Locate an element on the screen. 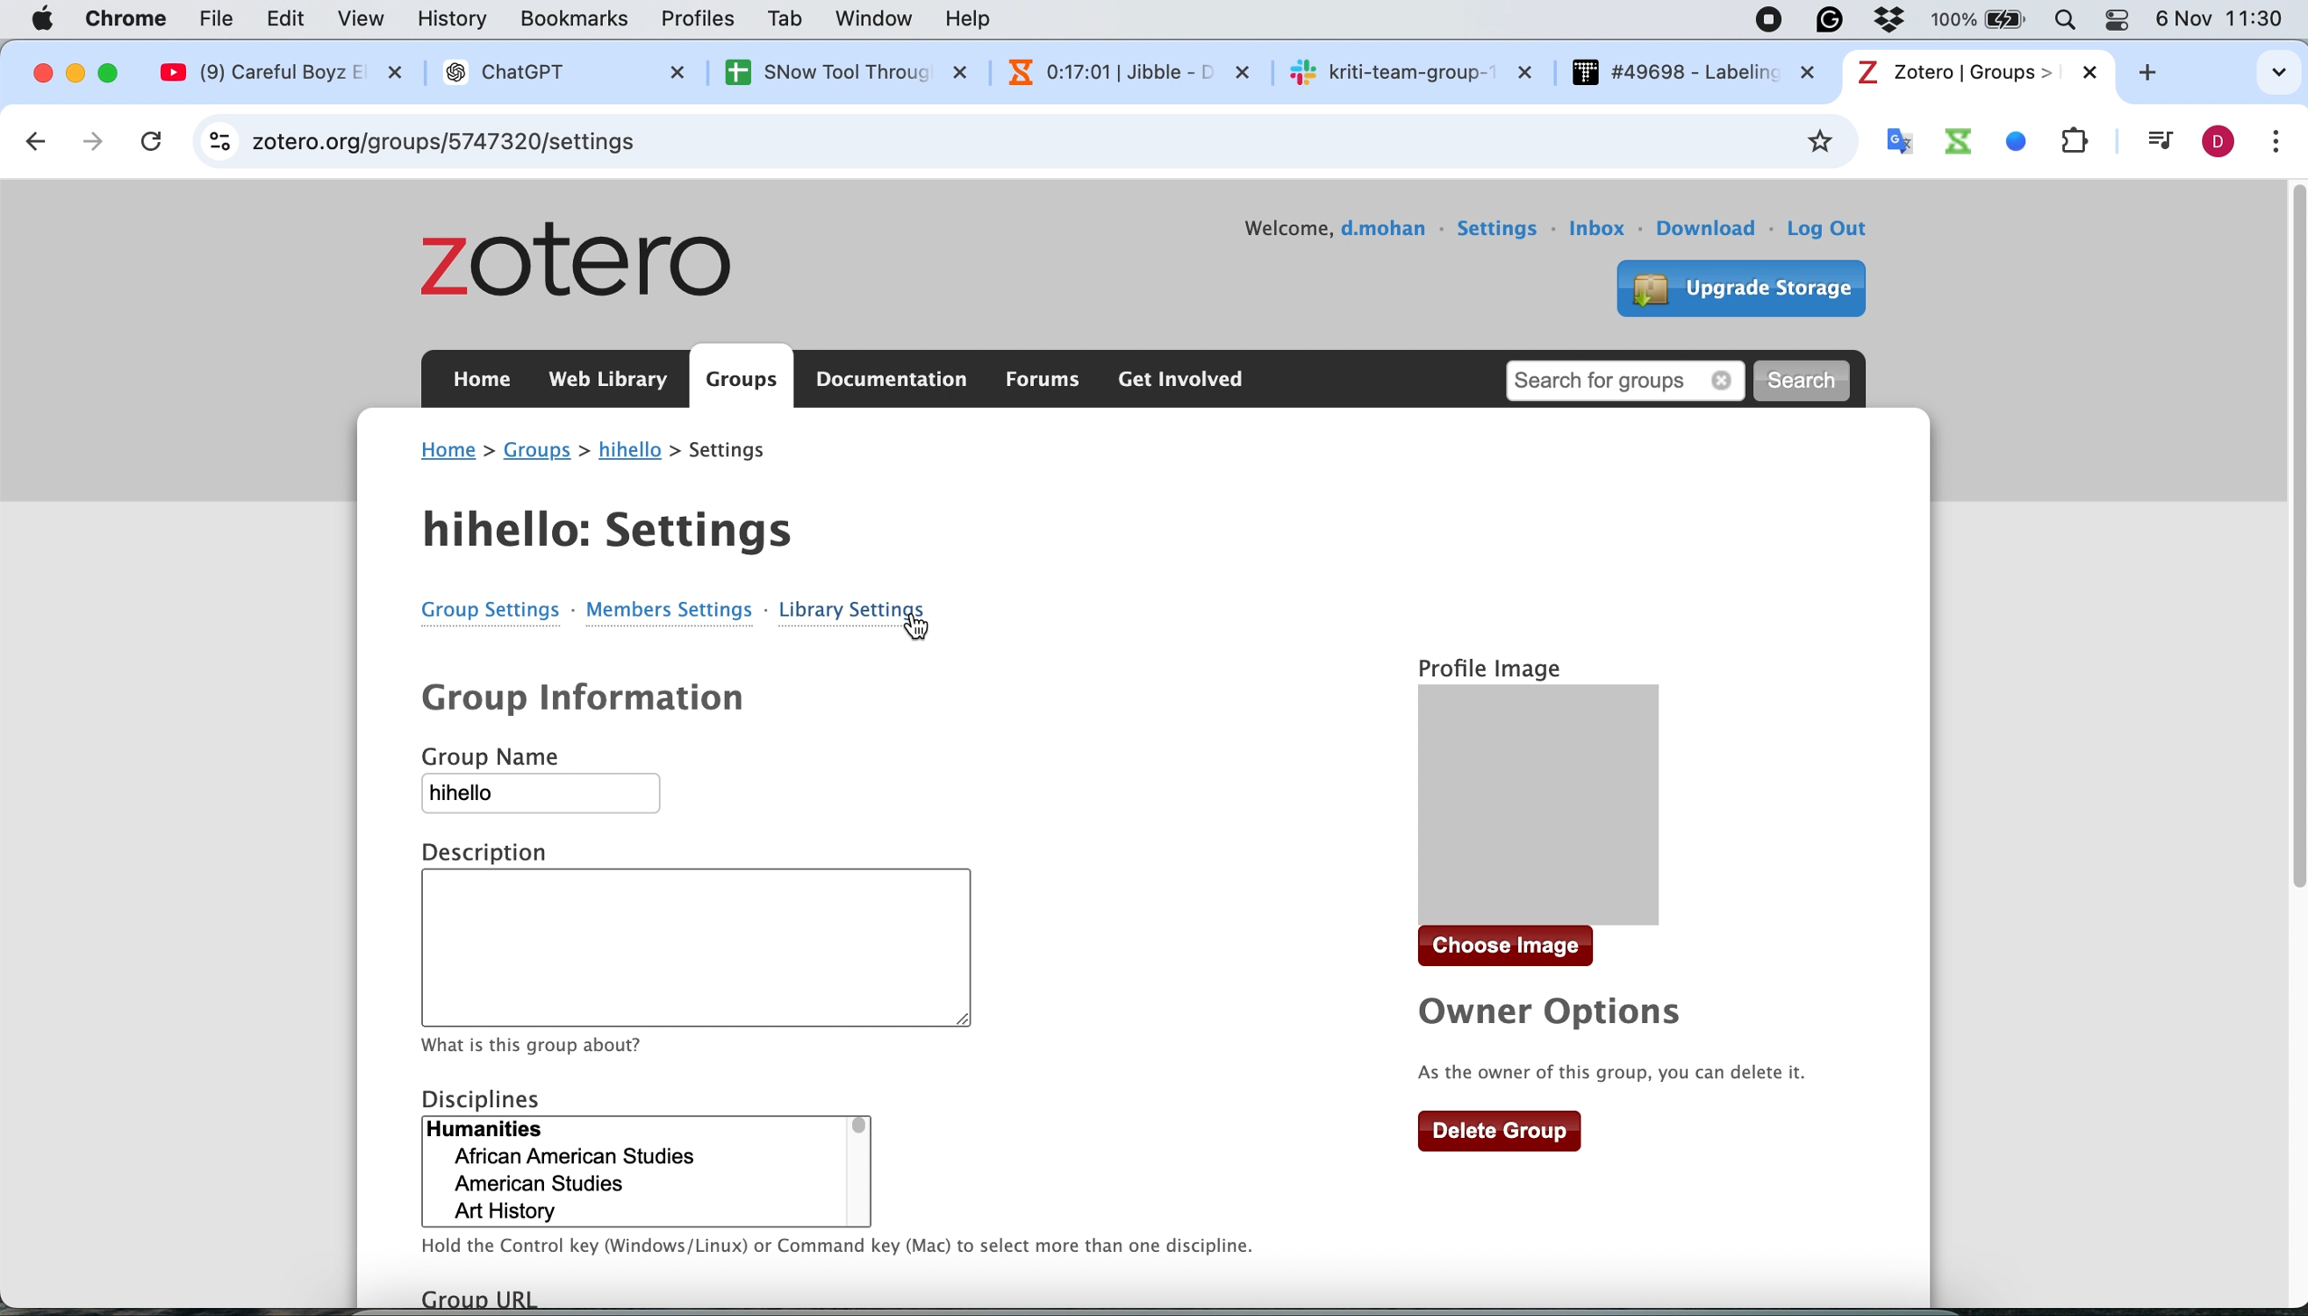 This screenshot has width=2308, height=1316. group name is located at coordinates (630, 452).